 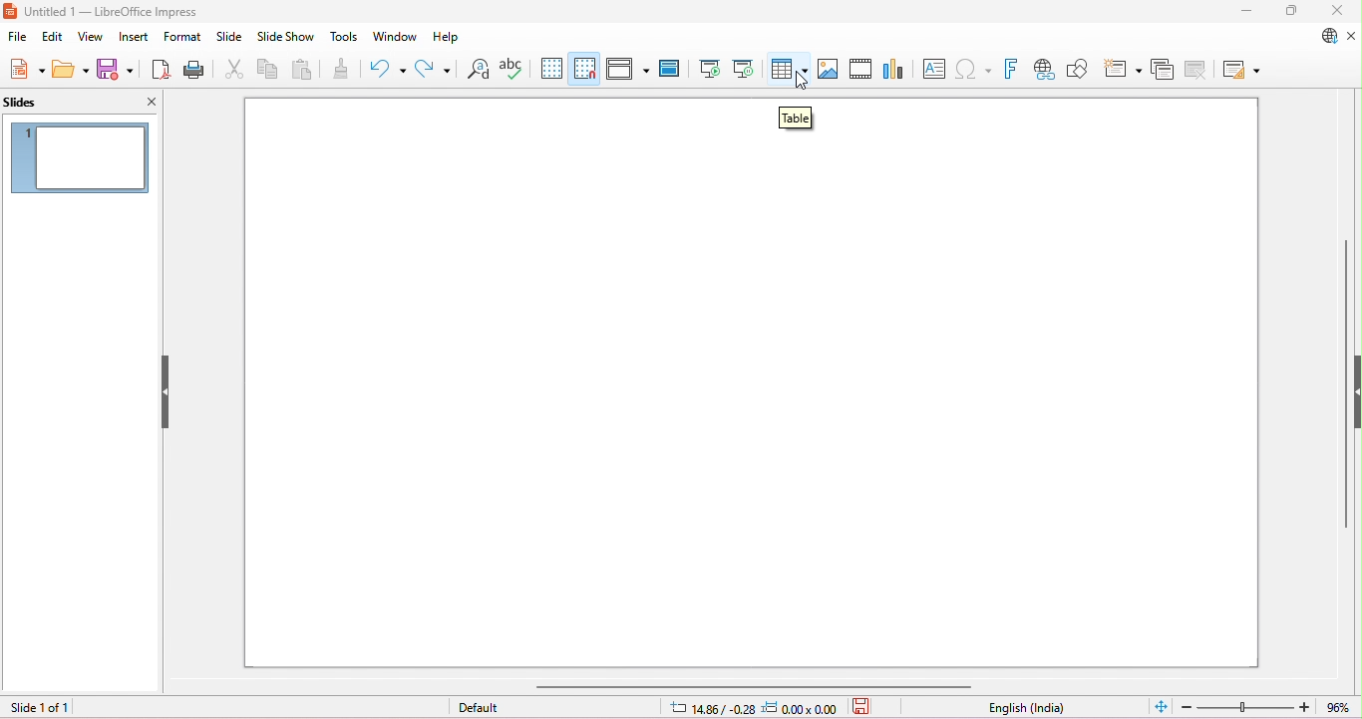 What do you see at coordinates (630, 69) in the screenshot?
I see `display views` at bounding box center [630, 69].